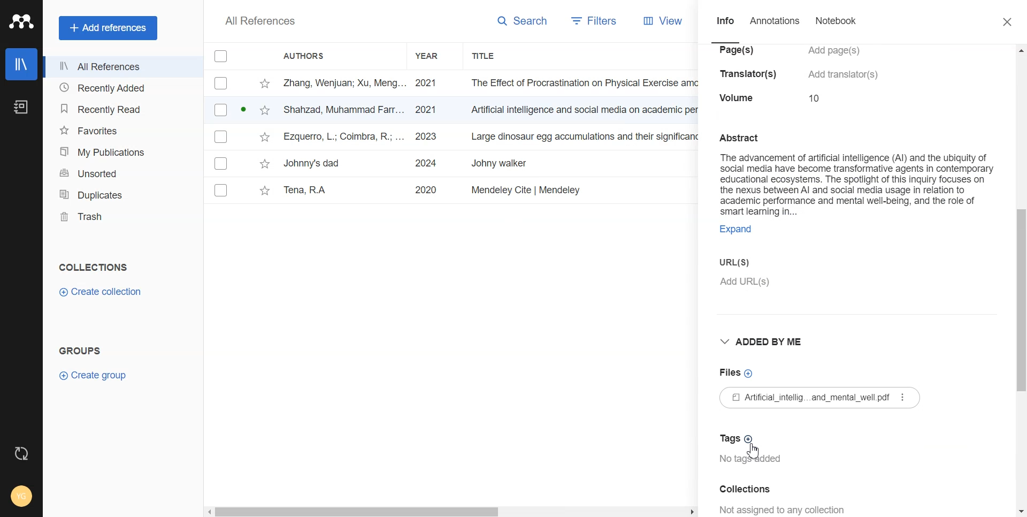  I want to click on Add references, so click(108, 27).